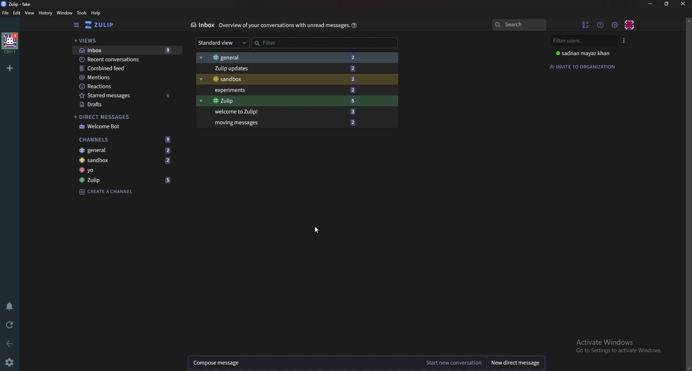  What do you see at coordinates (97, 13) in the screenshot?
I see `Help` at bounding box center [97, 13].